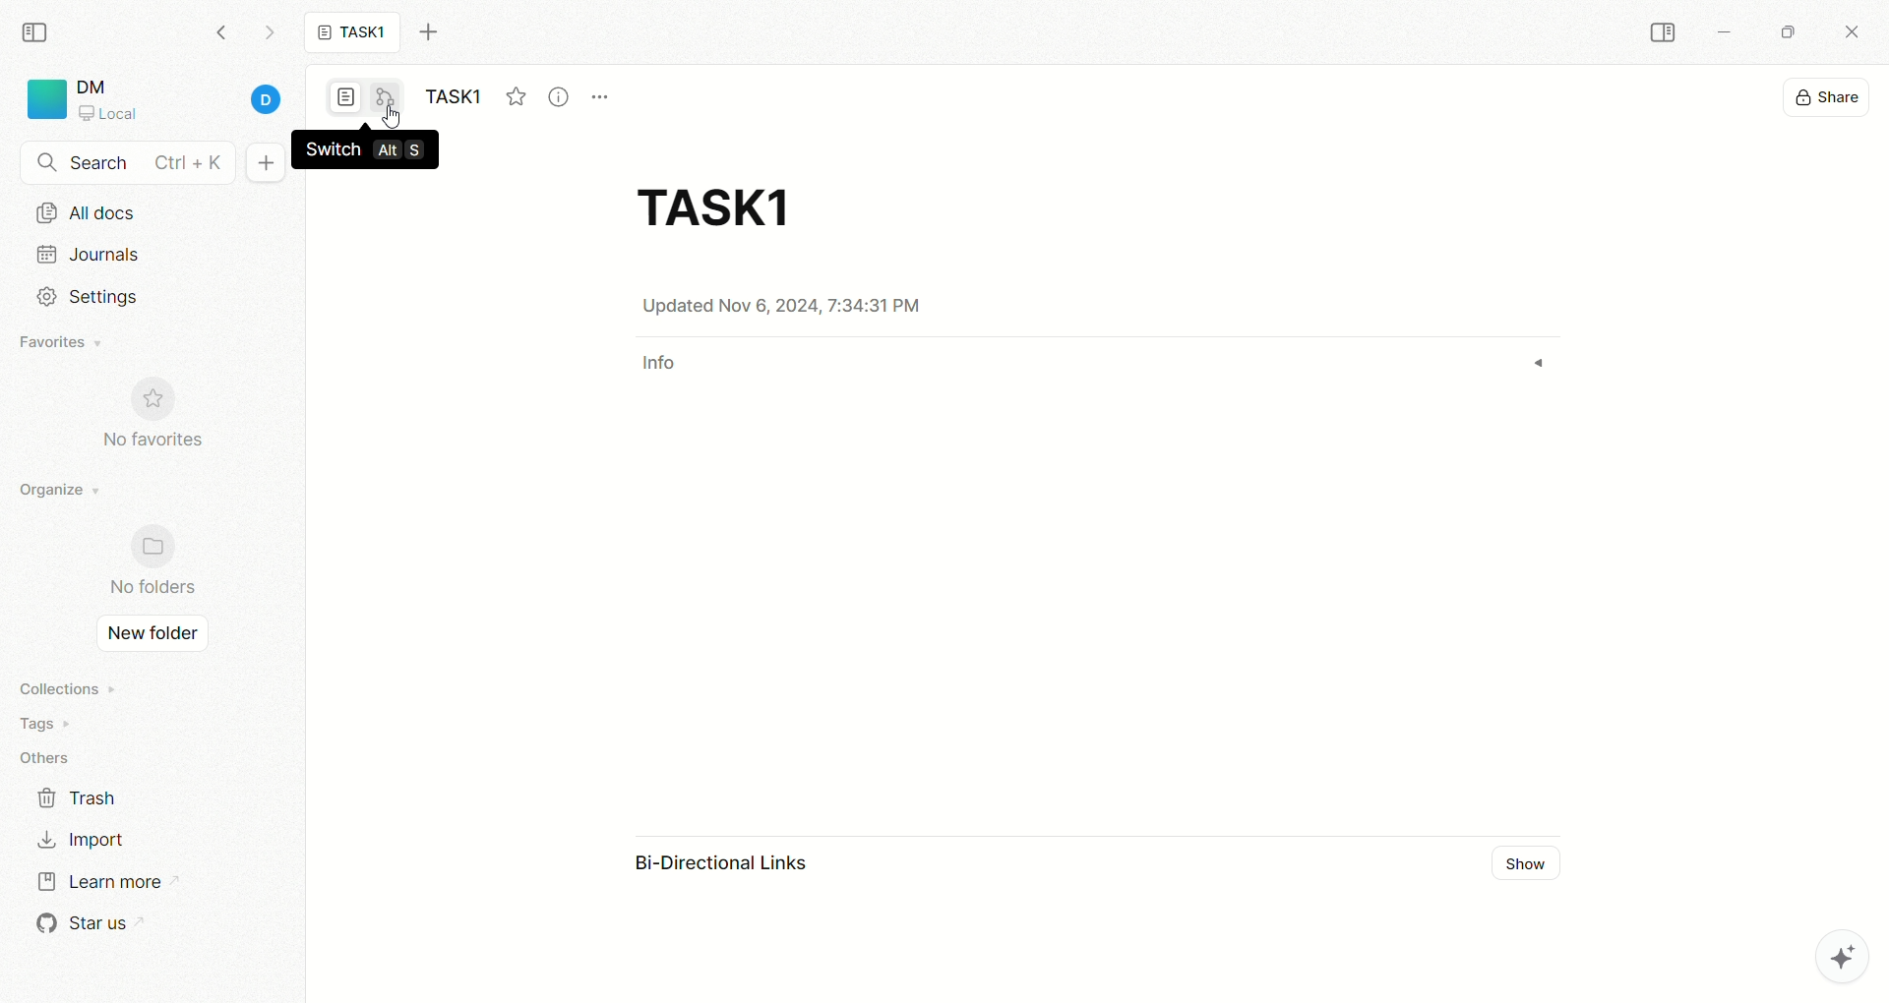 The width and height of the screenshot is (1889, 1003). I want to click on share, so click(1829, 94).